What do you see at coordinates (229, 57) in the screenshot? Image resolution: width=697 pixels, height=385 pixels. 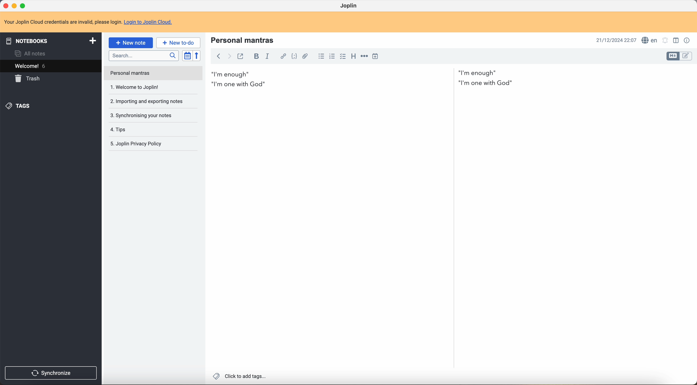 I see `foward` at bounding box center [229, 57].